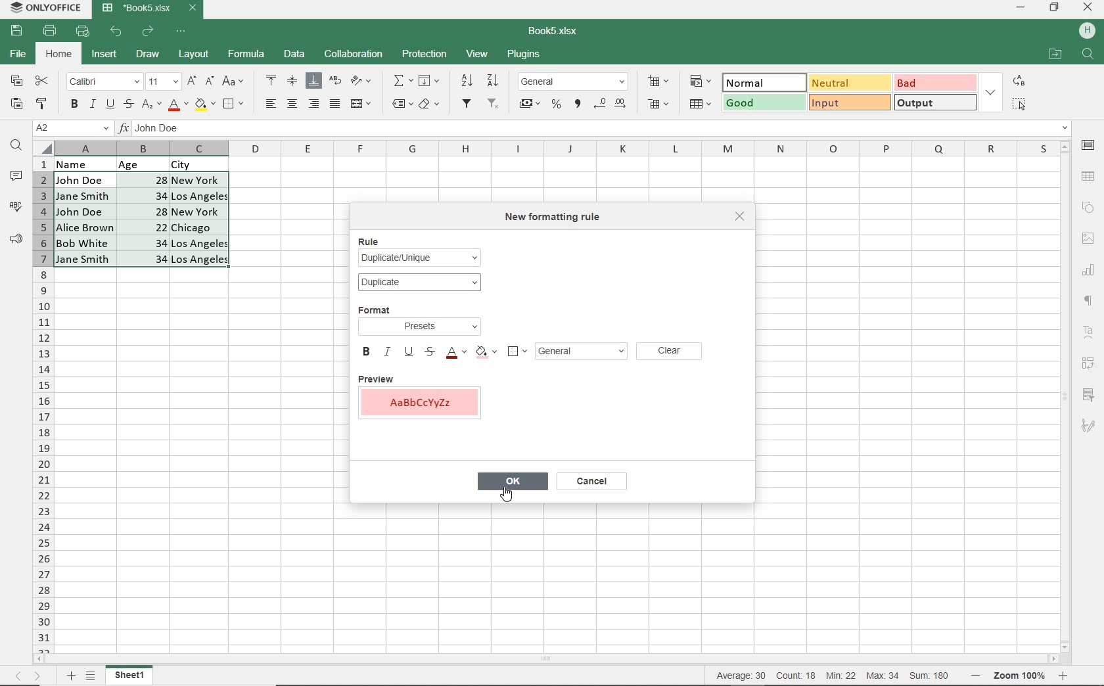 The image size is (1104, 686). Describe the element at coordinates (568, 350) in the screenshot. I see `GENERAL` at that location.